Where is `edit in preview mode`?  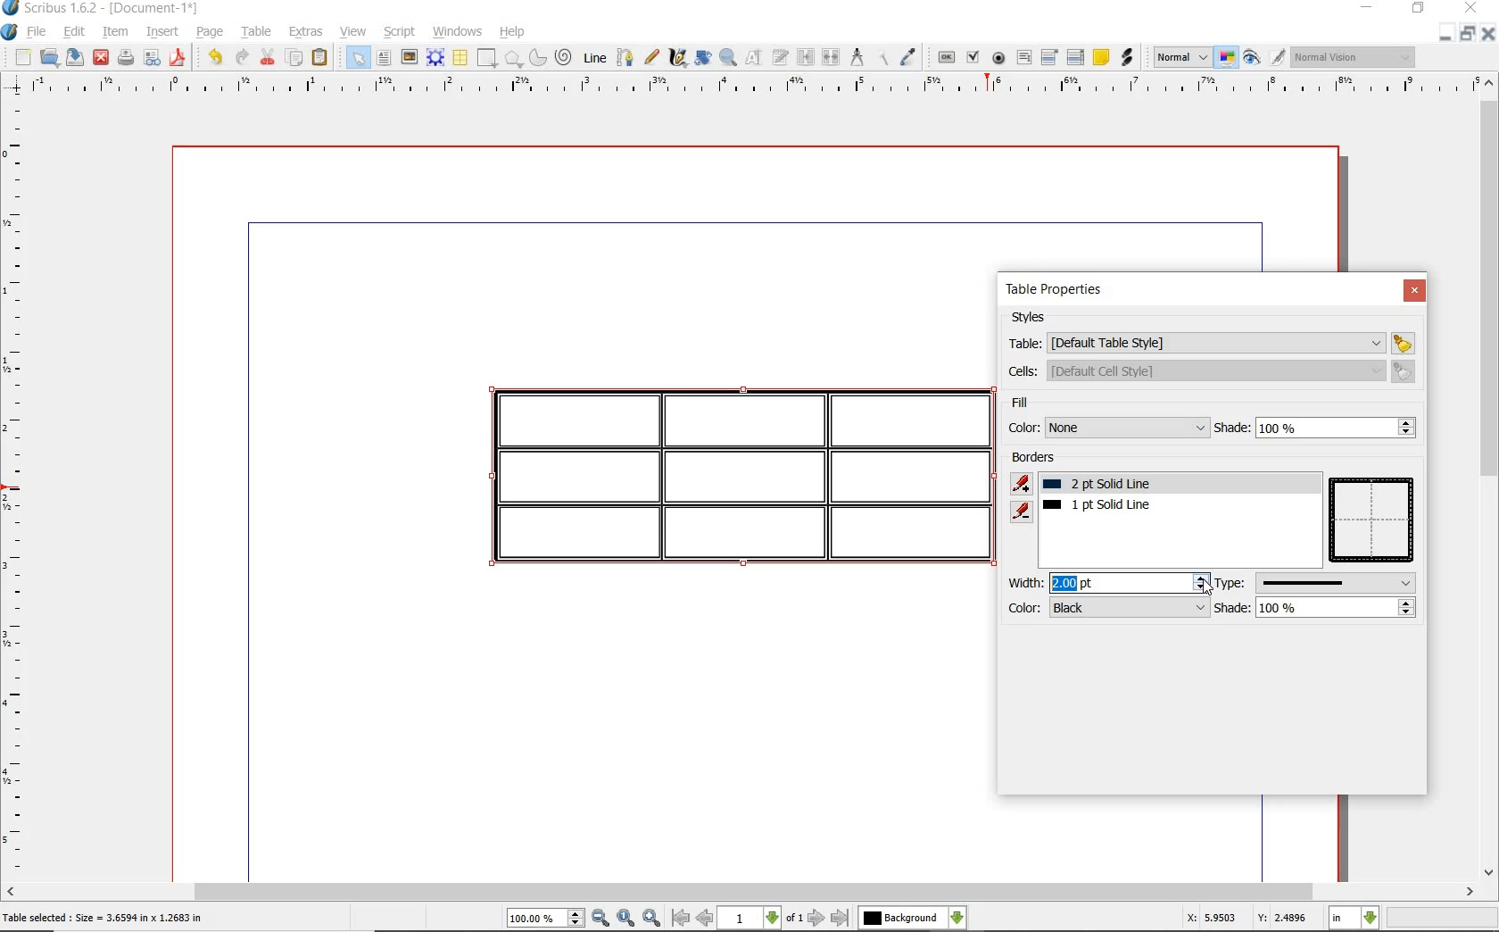 edit in preview mode is located at coordinates (1277, 58).